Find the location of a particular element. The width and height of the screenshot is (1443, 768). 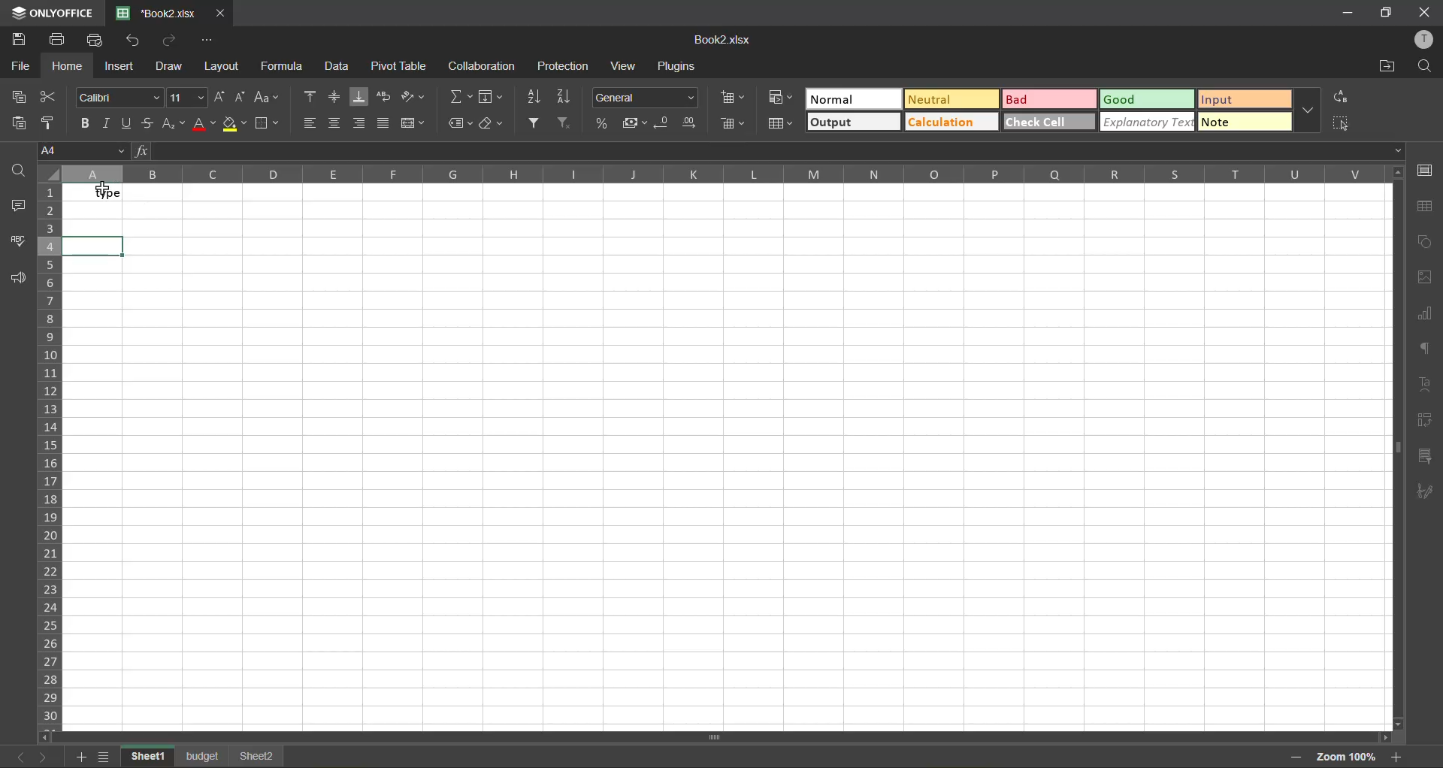

output is located at coordinates (852, 122).